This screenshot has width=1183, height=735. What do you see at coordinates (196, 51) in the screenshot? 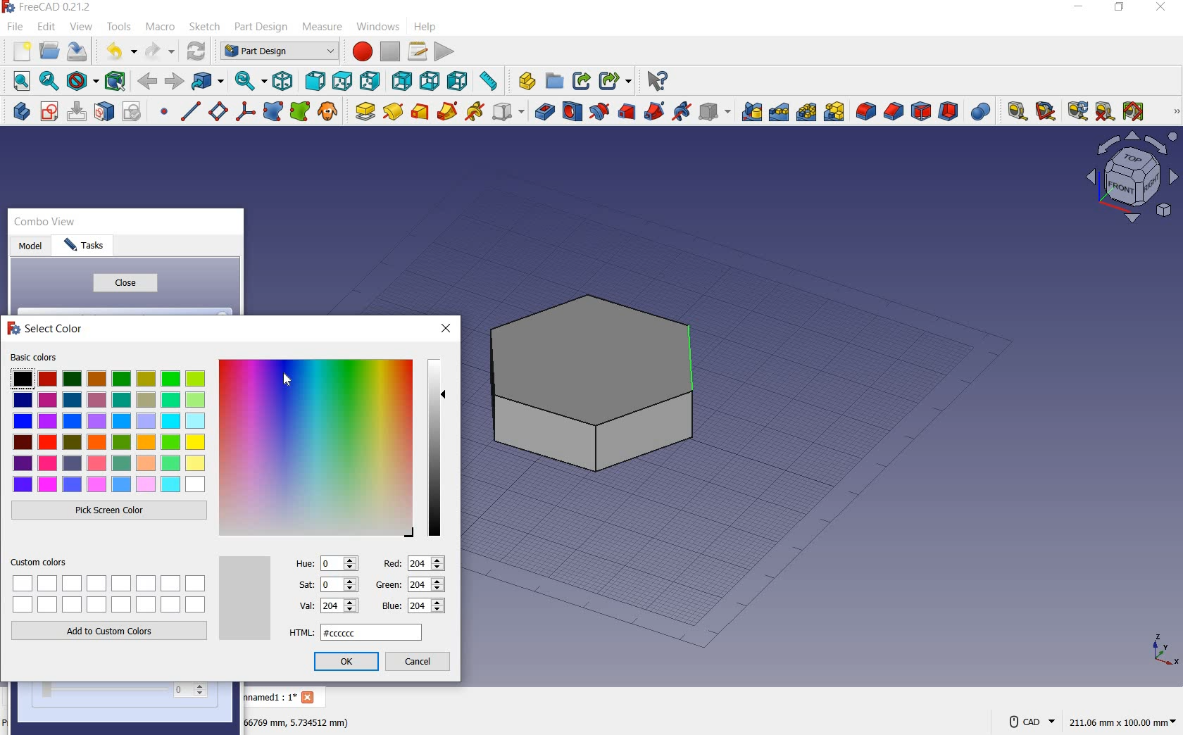
I see `refresh` at bounding box center [196, 51].